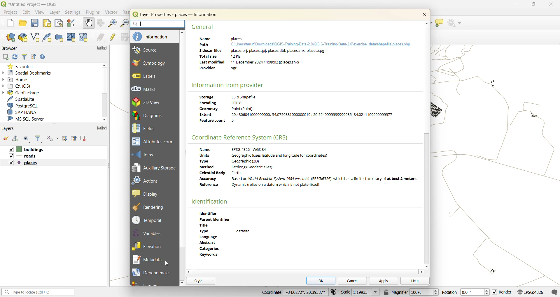  Describe the element at coordinates (351, 280) in the screenshot. I see `cancel` at that location.